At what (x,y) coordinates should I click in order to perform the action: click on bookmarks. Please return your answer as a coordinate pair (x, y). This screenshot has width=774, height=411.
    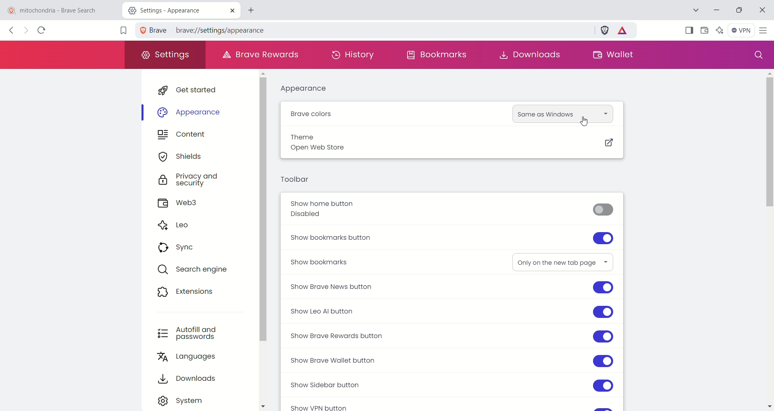
    Looking at the image, I should click on (437, 57).